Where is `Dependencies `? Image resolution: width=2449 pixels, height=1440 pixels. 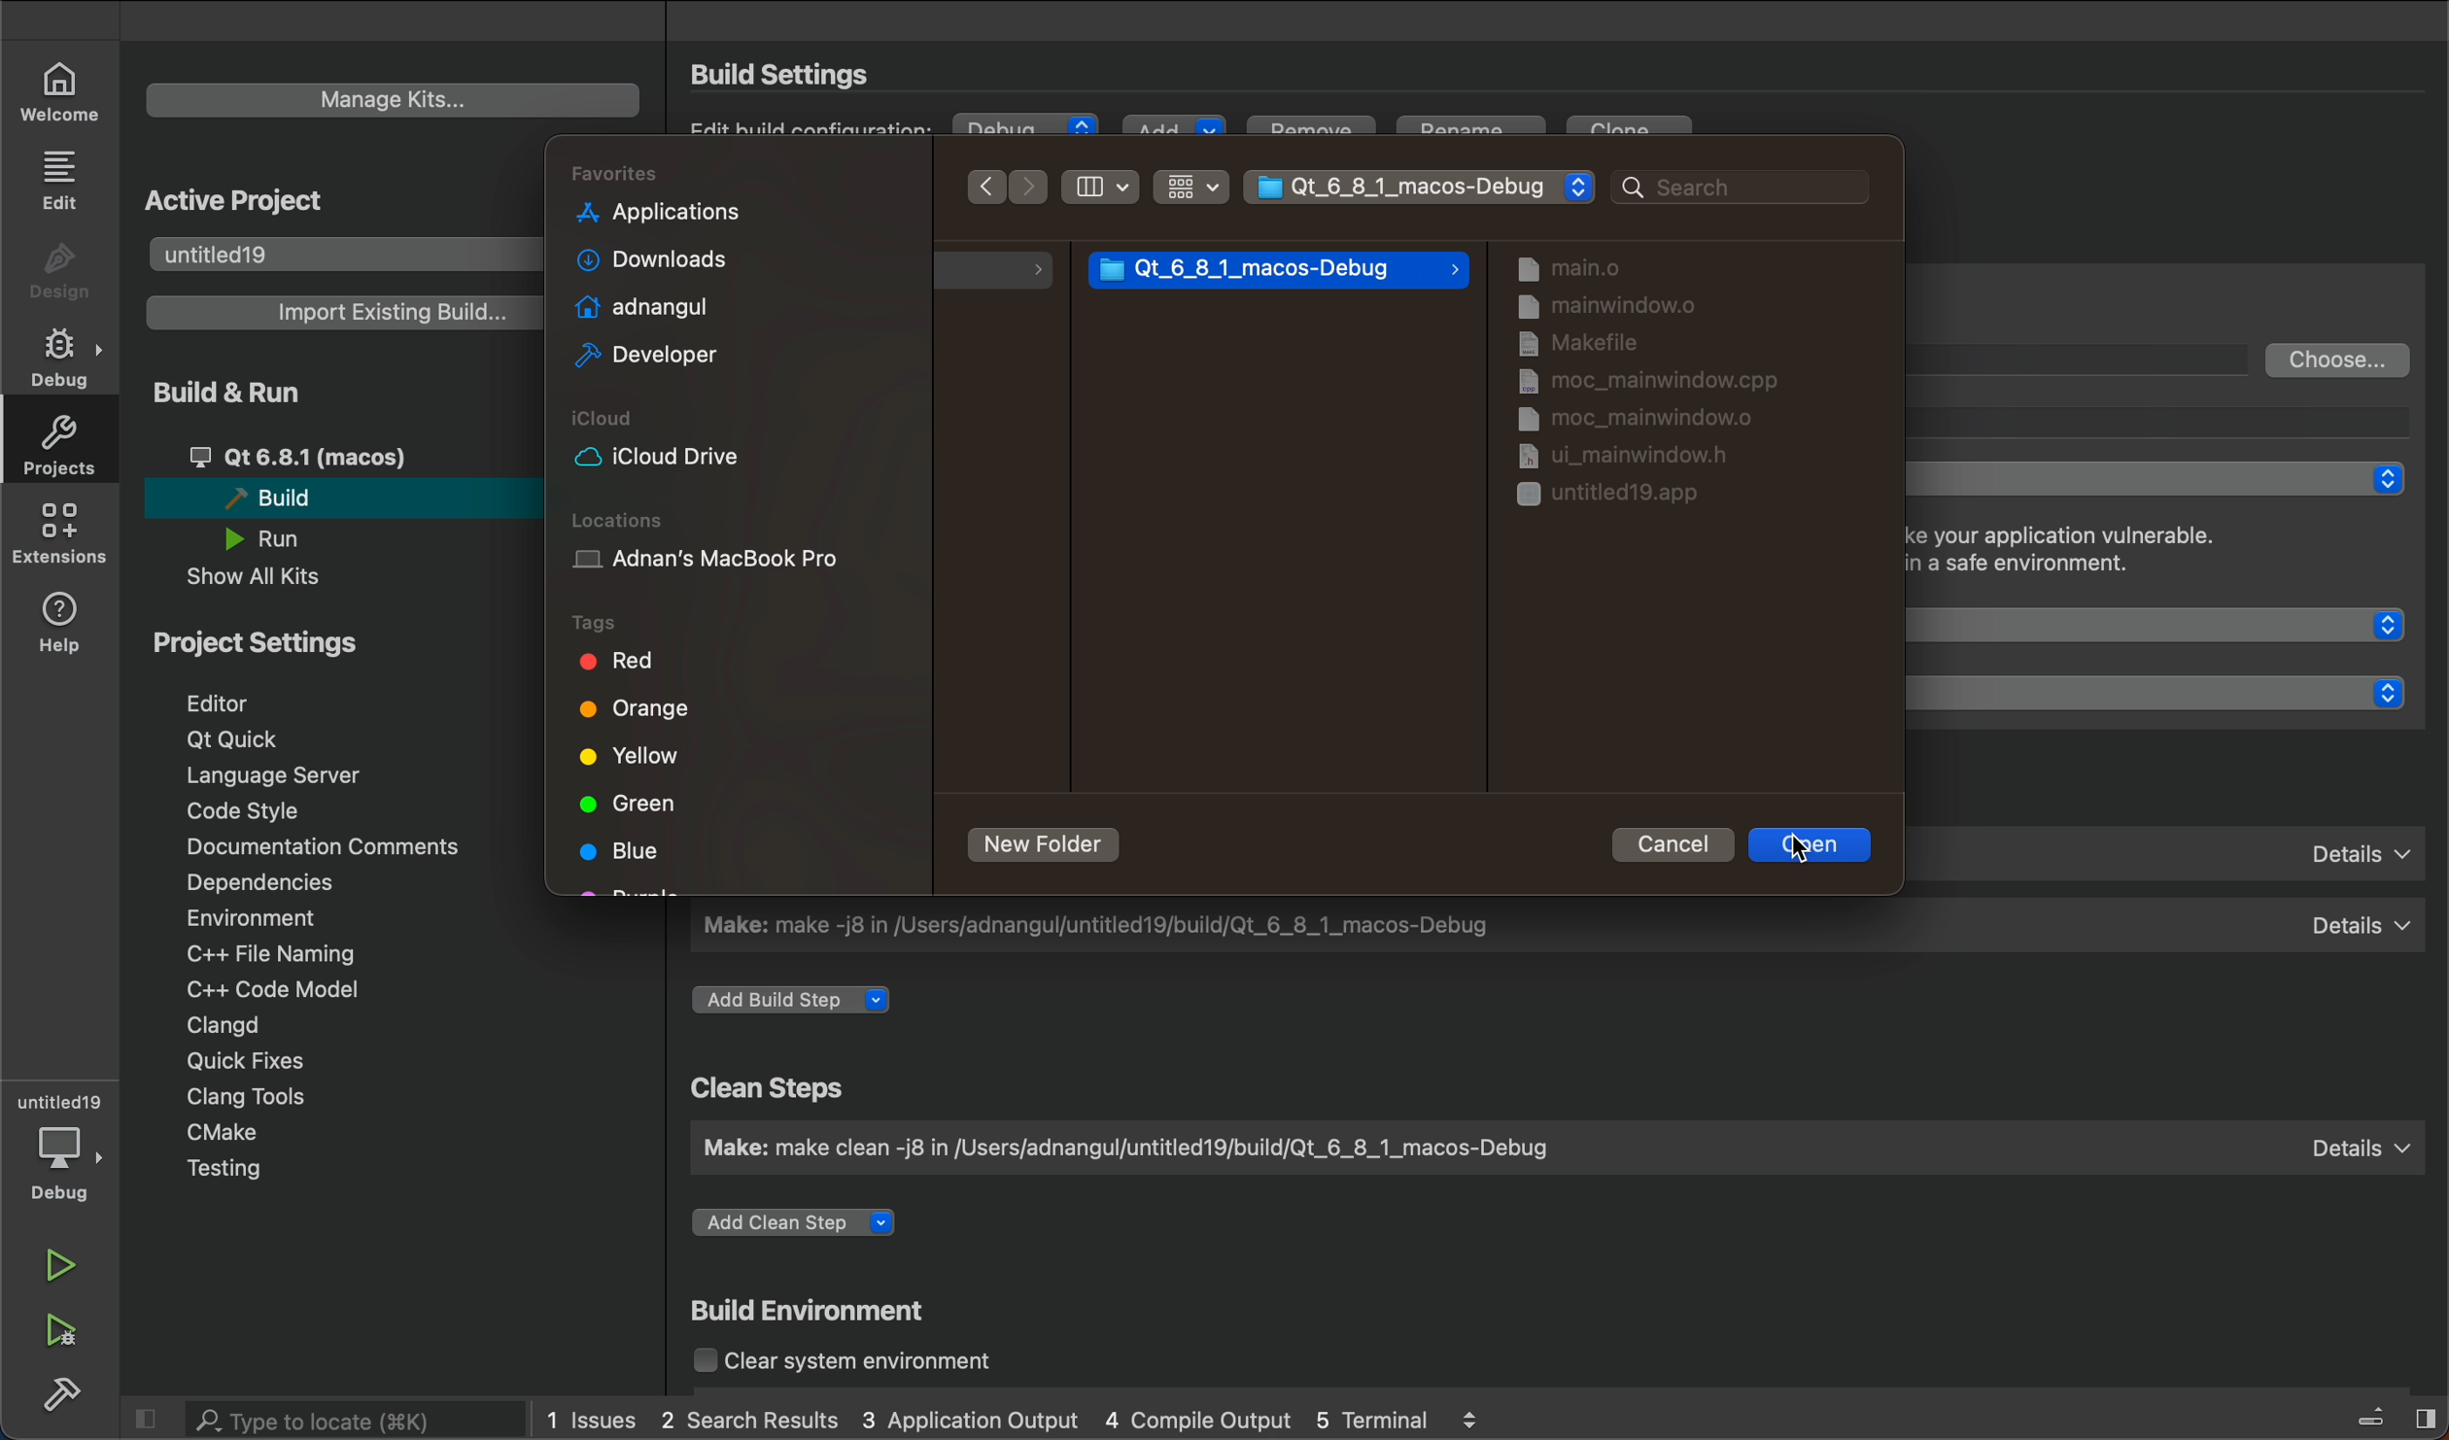 Dependencies  is located at coordinates (282, 884).